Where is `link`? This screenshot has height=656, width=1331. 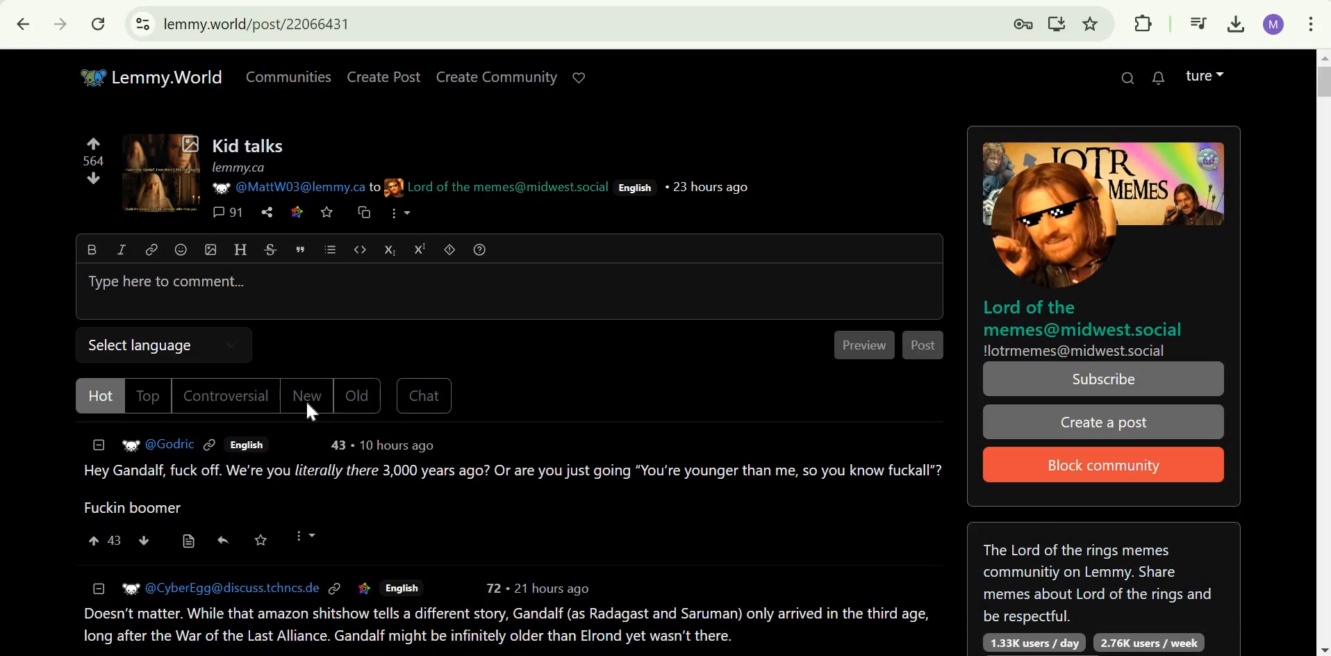
link is located at coordinates (210, 443).